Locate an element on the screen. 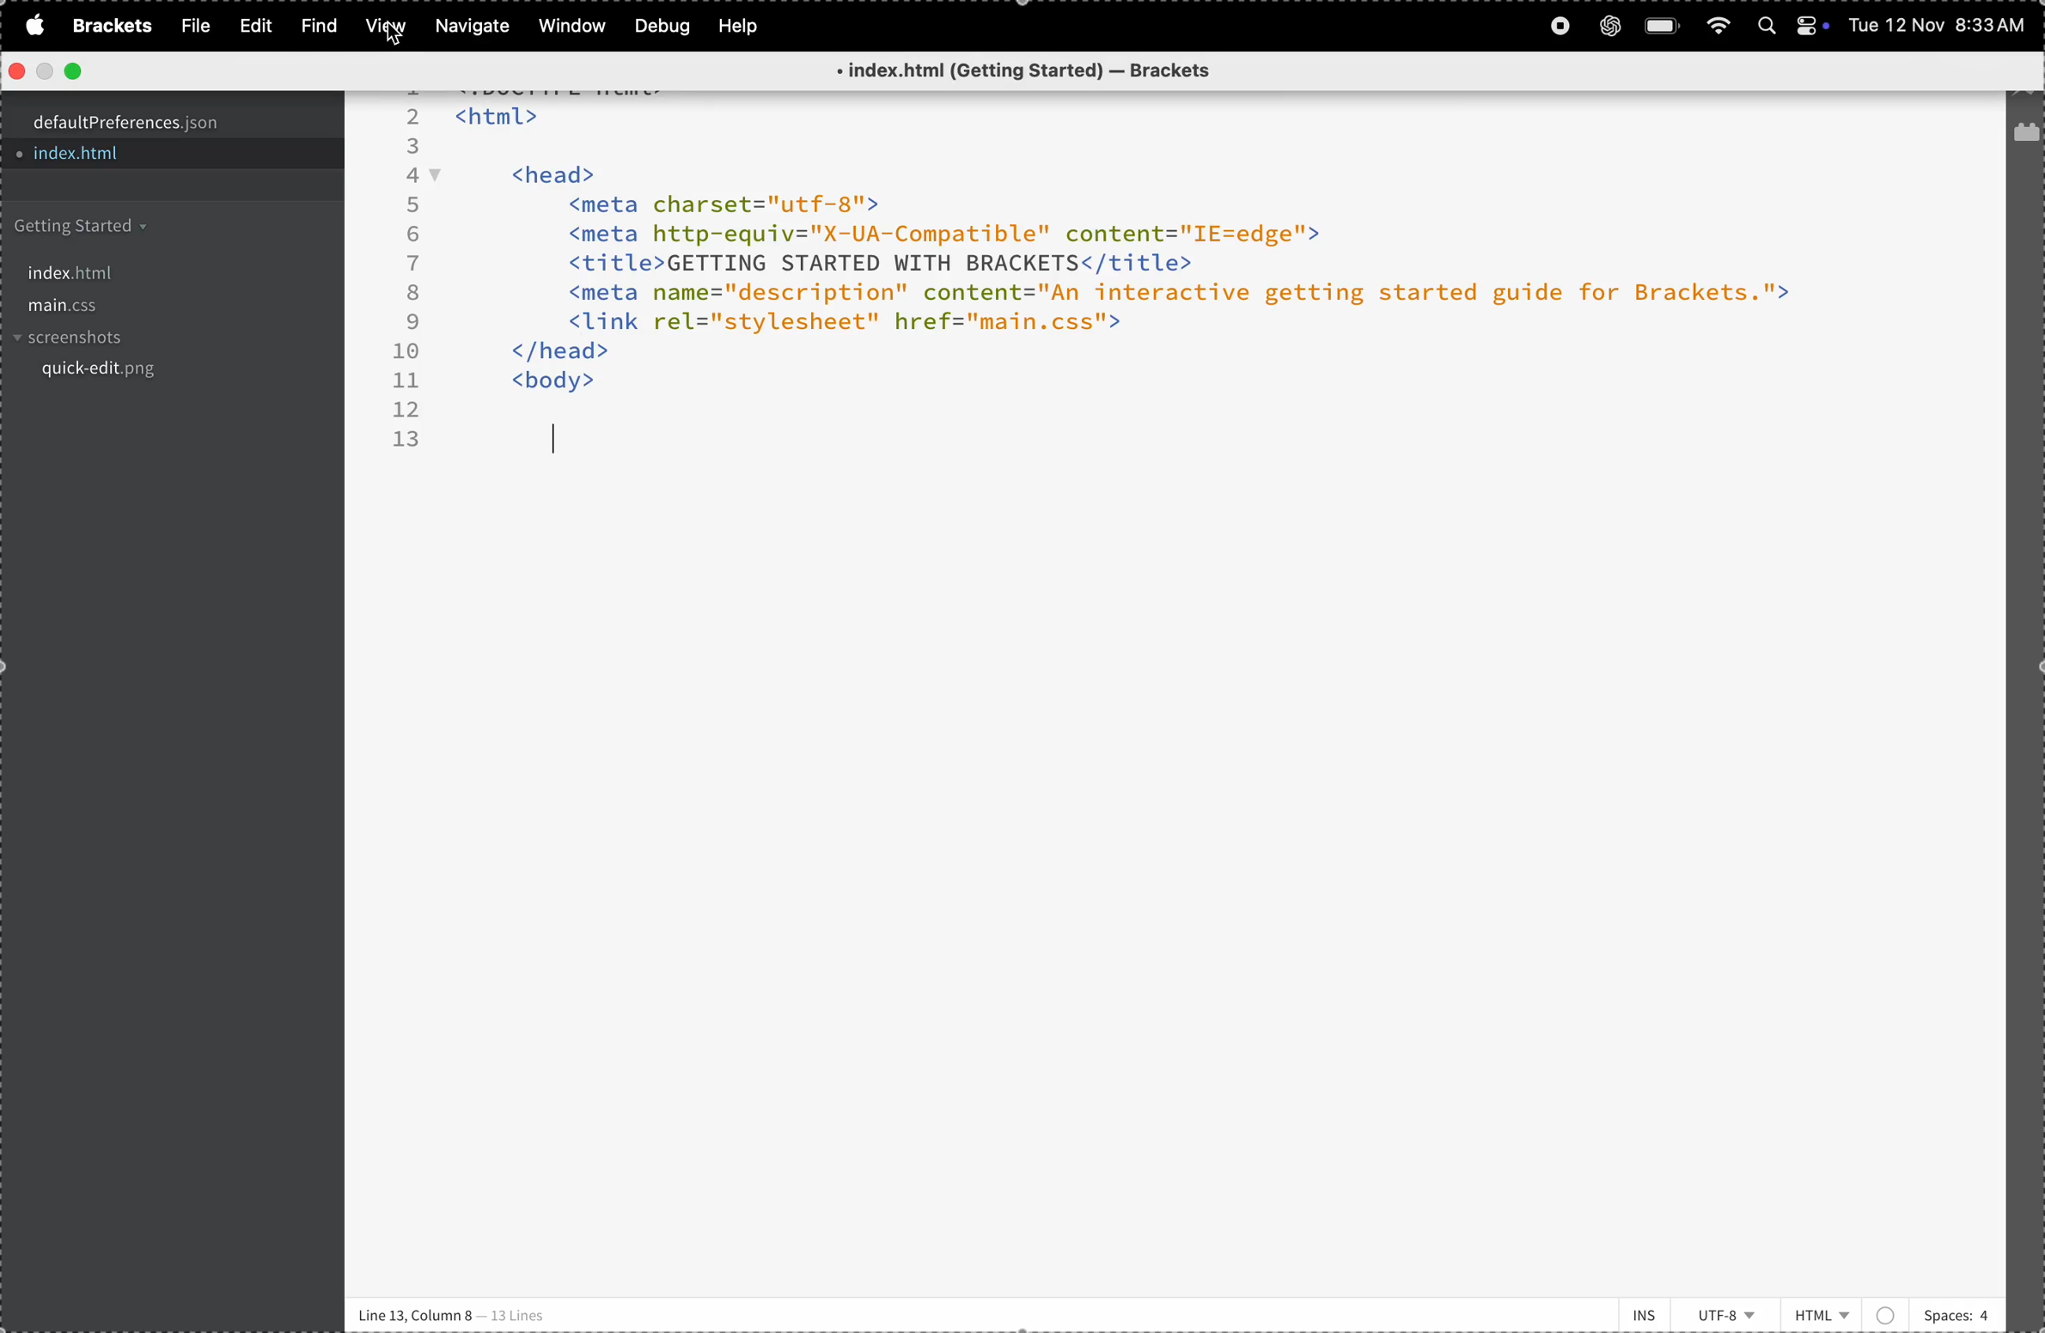  record is located at coordinates (1559, 27).